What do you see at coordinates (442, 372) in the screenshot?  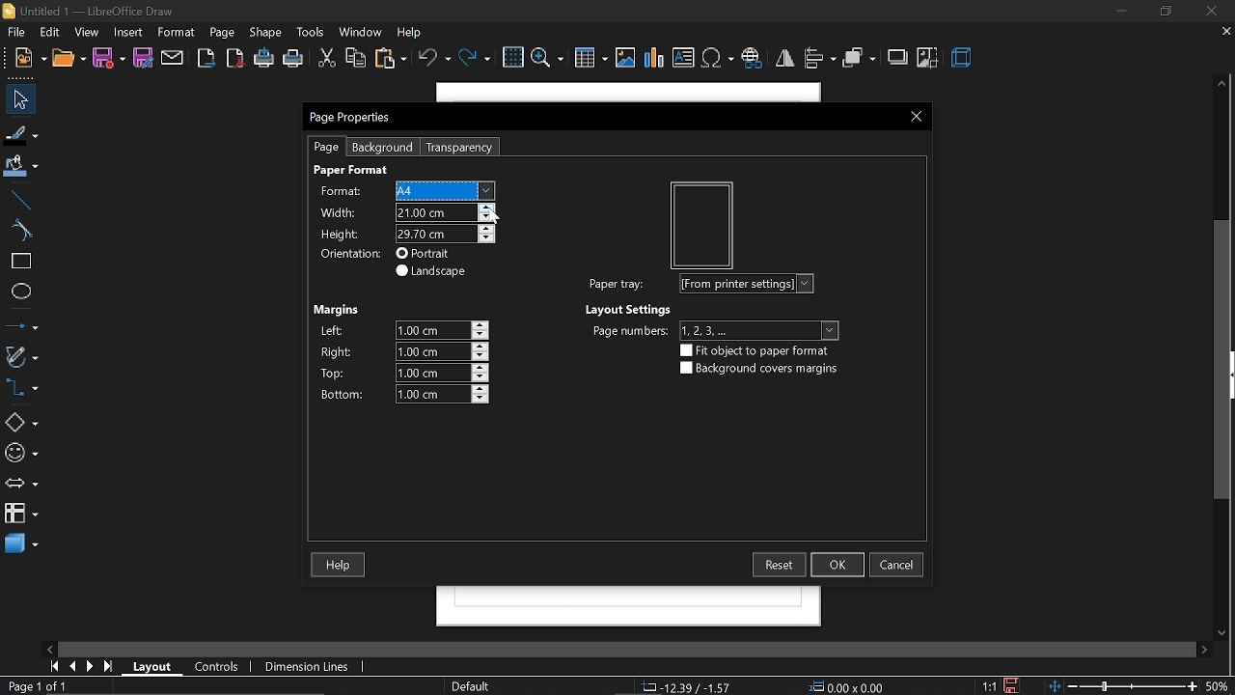 I see `1.00cm` at bounding box center [442, 372].